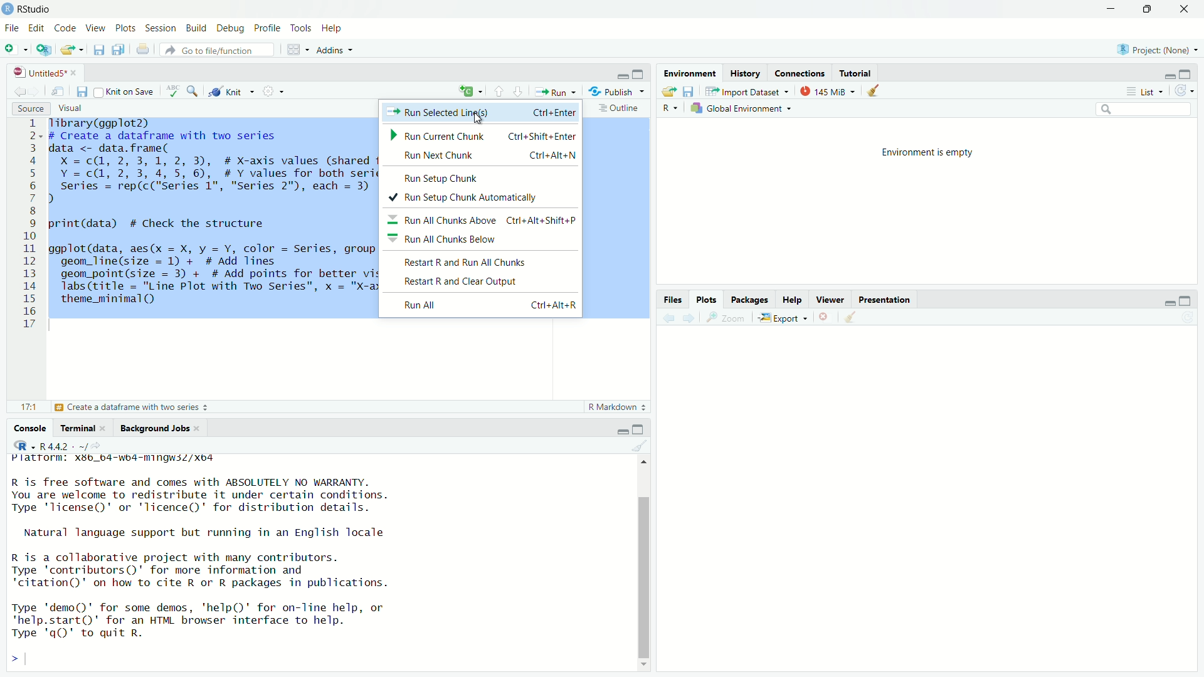  What do you see at coordinates (1185, 92) in the screenshot?
I see `Refresh the list of object in the Environment` at bounding box center [1185, 92].